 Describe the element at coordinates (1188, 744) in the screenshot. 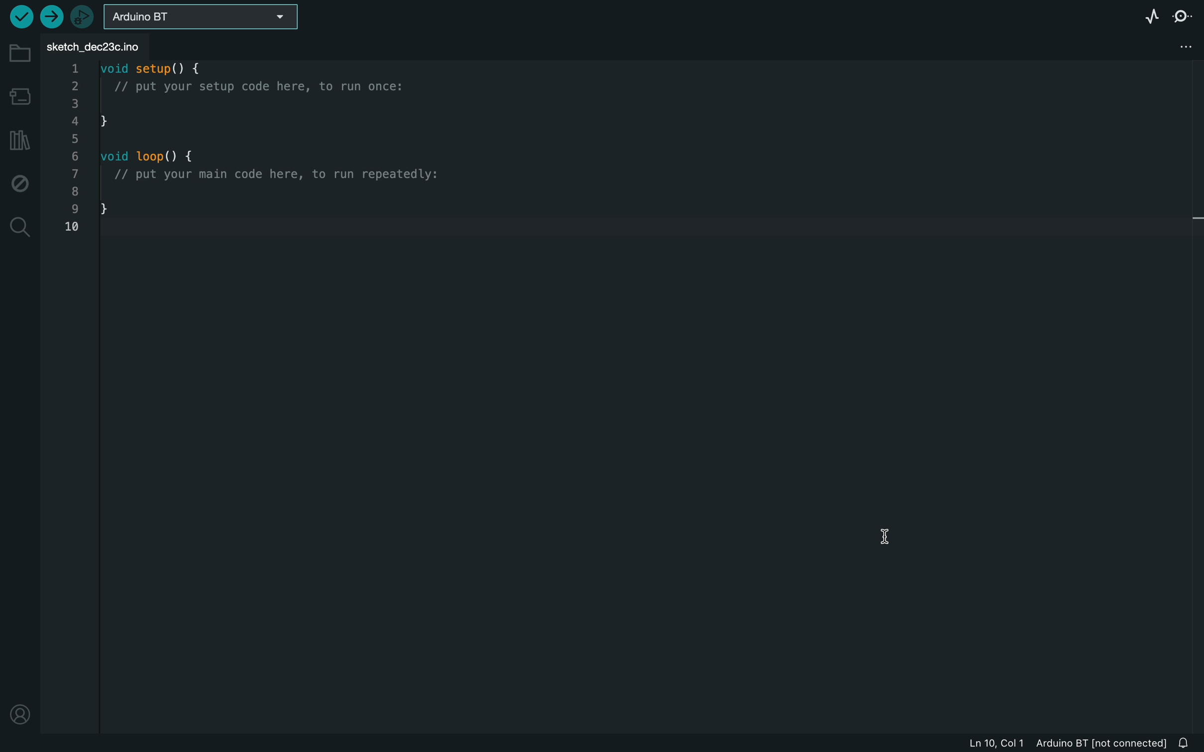

I see `notification` at that location.